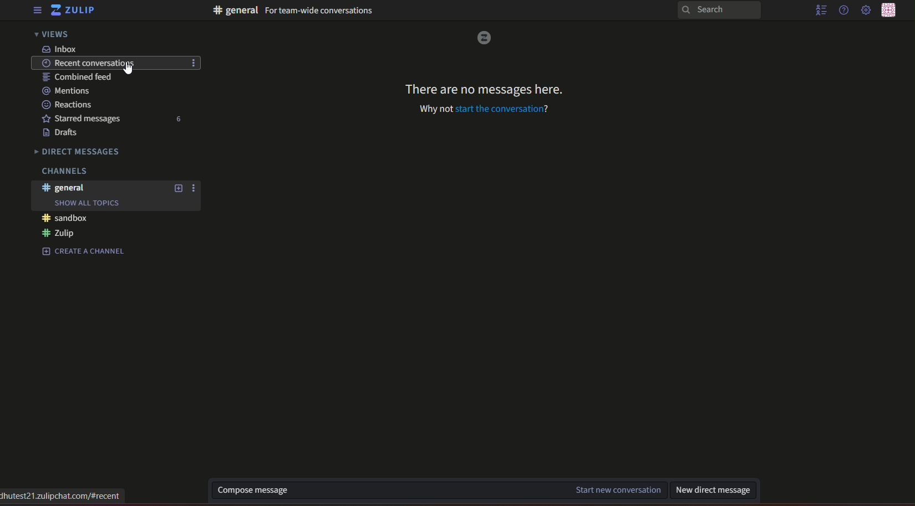 This screenshot has height=506, width=915. I want to click on #general, so click(66, 188).